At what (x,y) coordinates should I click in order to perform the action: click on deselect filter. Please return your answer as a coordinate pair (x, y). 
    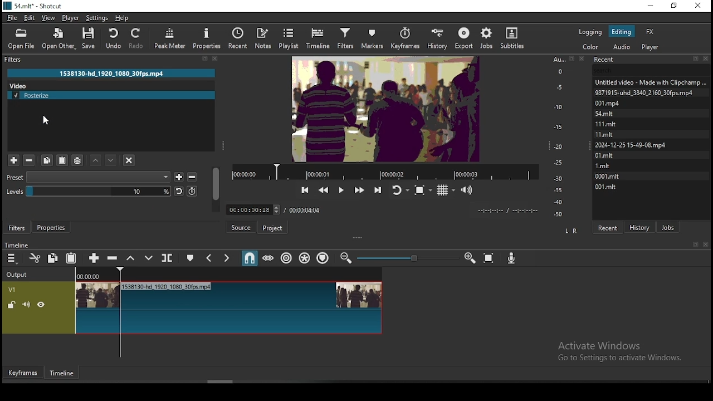
    Looking at the image, I should click on (129, 159).